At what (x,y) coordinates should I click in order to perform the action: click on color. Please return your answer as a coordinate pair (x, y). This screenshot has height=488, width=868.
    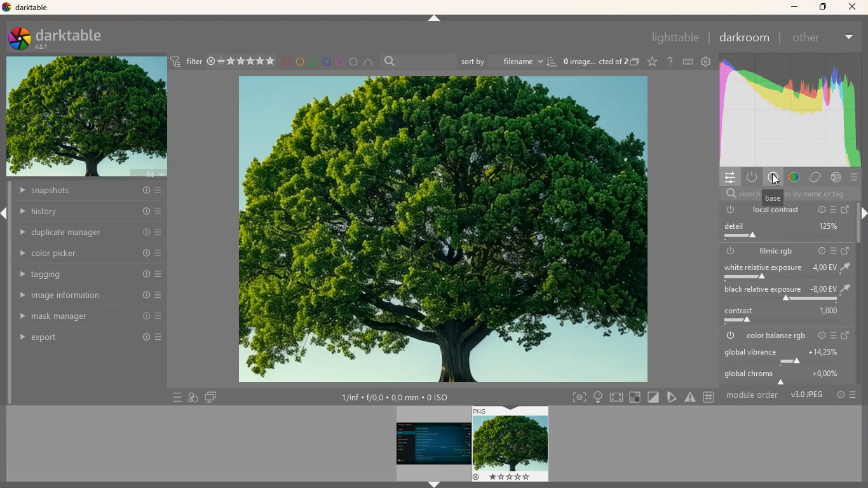
    Looking at the image, I should click on (789, 109).